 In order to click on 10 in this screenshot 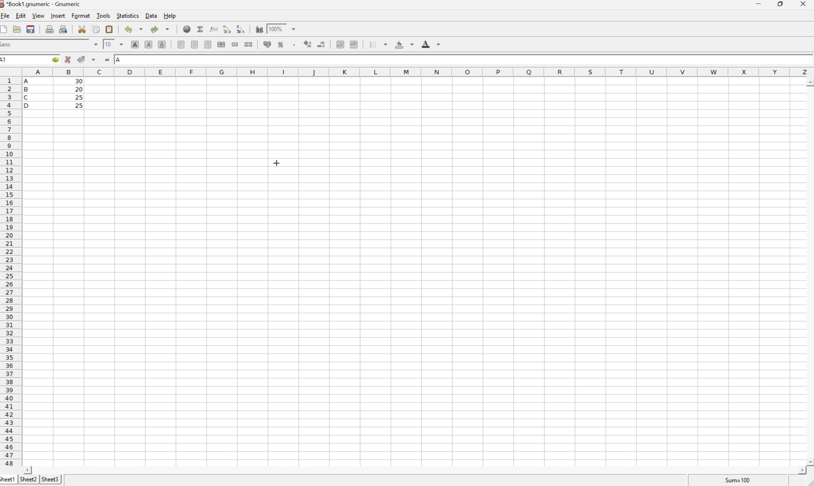, I will do `click(109, 44)`.